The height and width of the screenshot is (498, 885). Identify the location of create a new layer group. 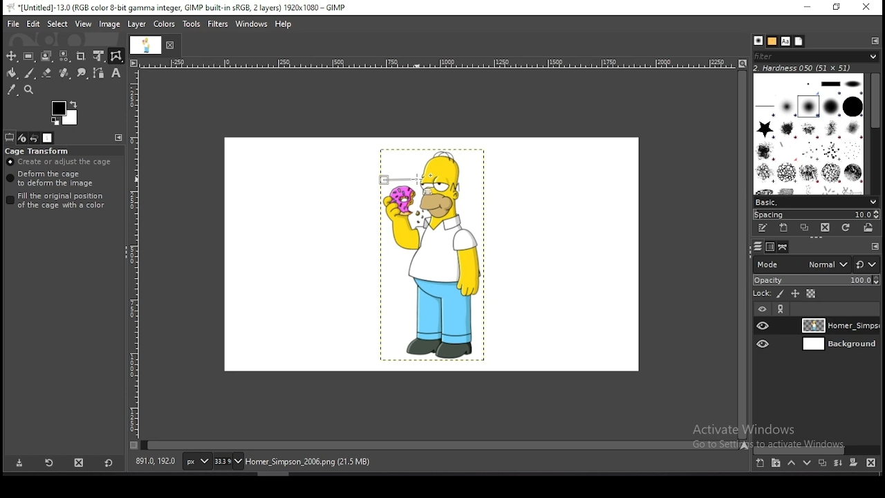
(776, 463).